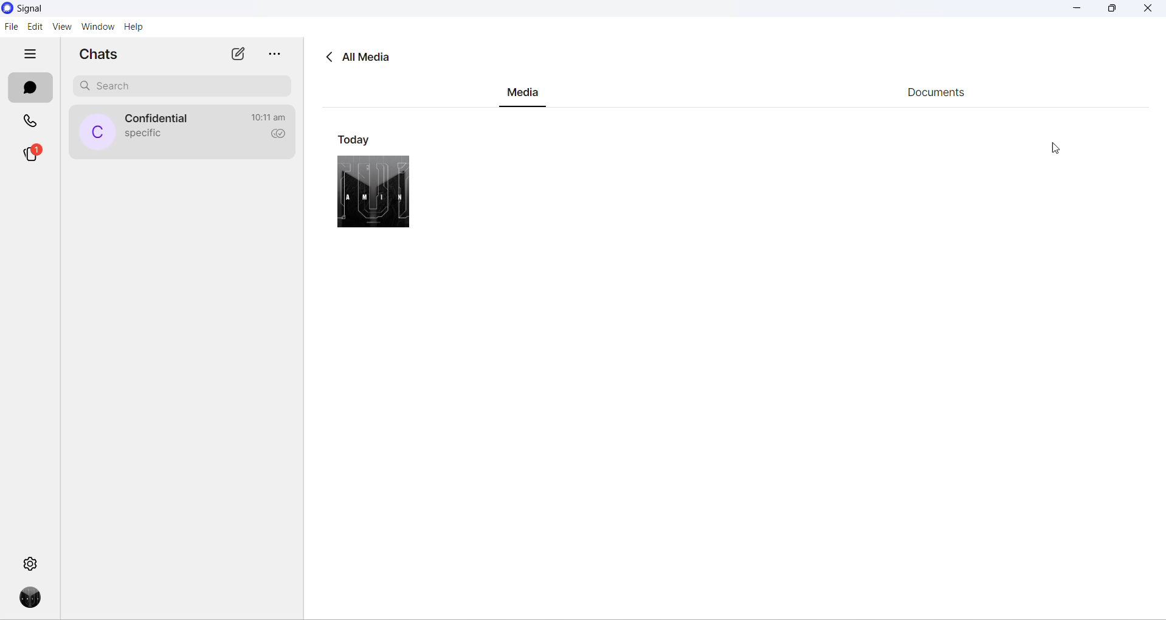 This screenshot has width=1166, height=620. What do you see at coordinates (30, 89) in the screenshot?
I see `chats` at bounding box center [30, 89].